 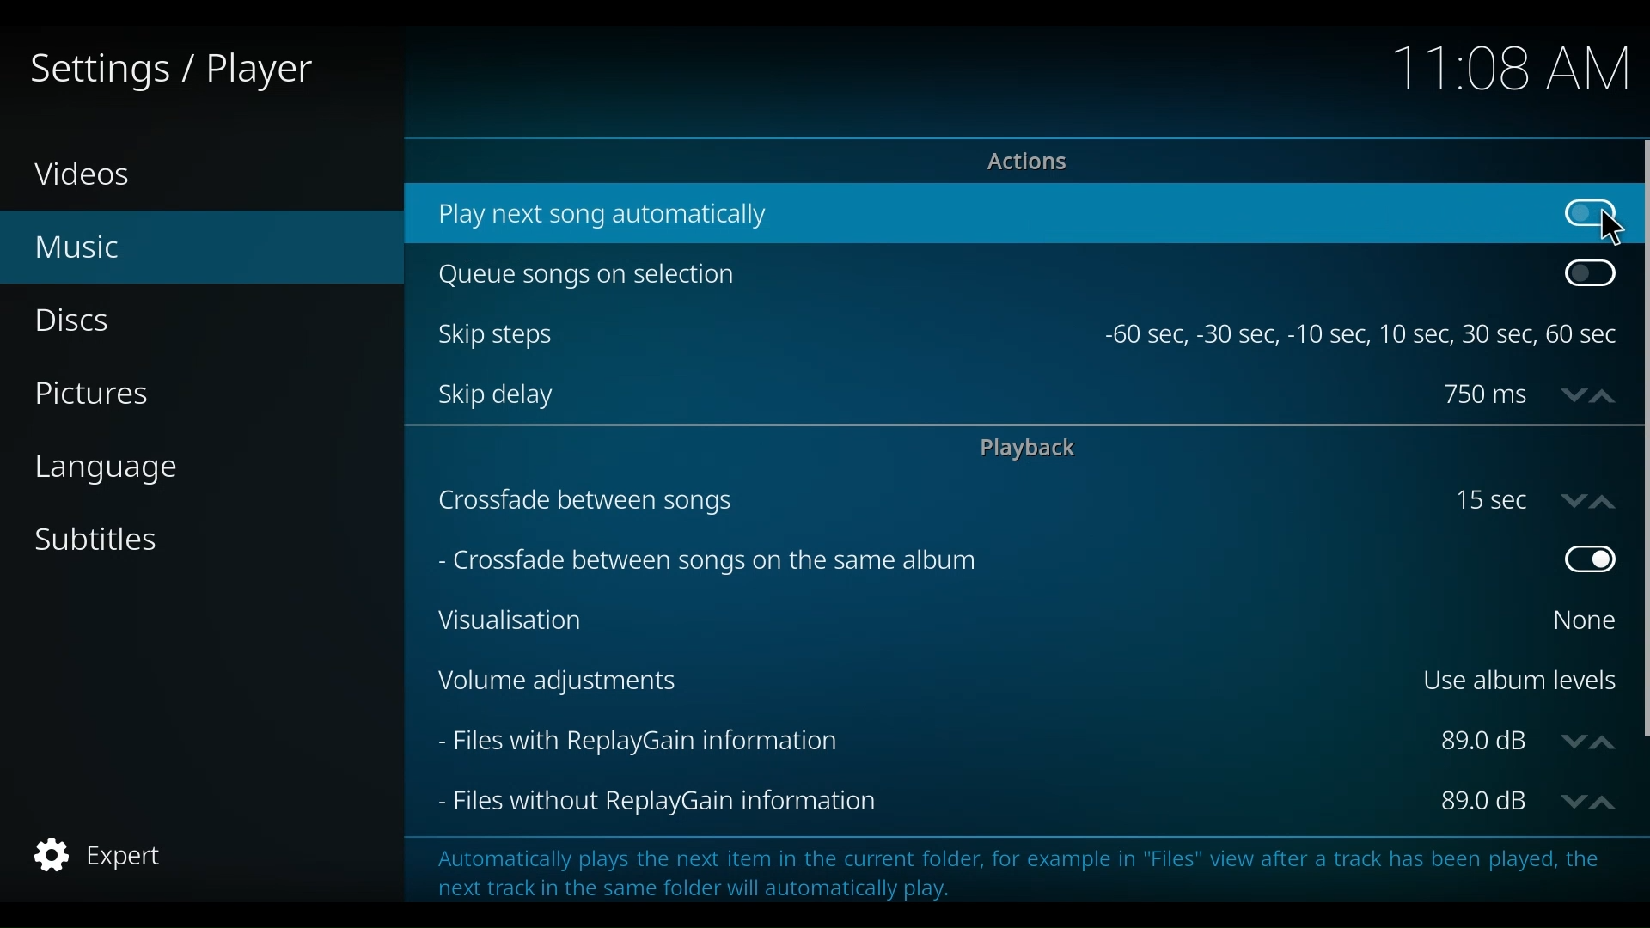 What do you see at coordinates (1584, 214) in the screenshot?
I see `Toggle on/off play next song automtically` at bounding box center [1584, 214].